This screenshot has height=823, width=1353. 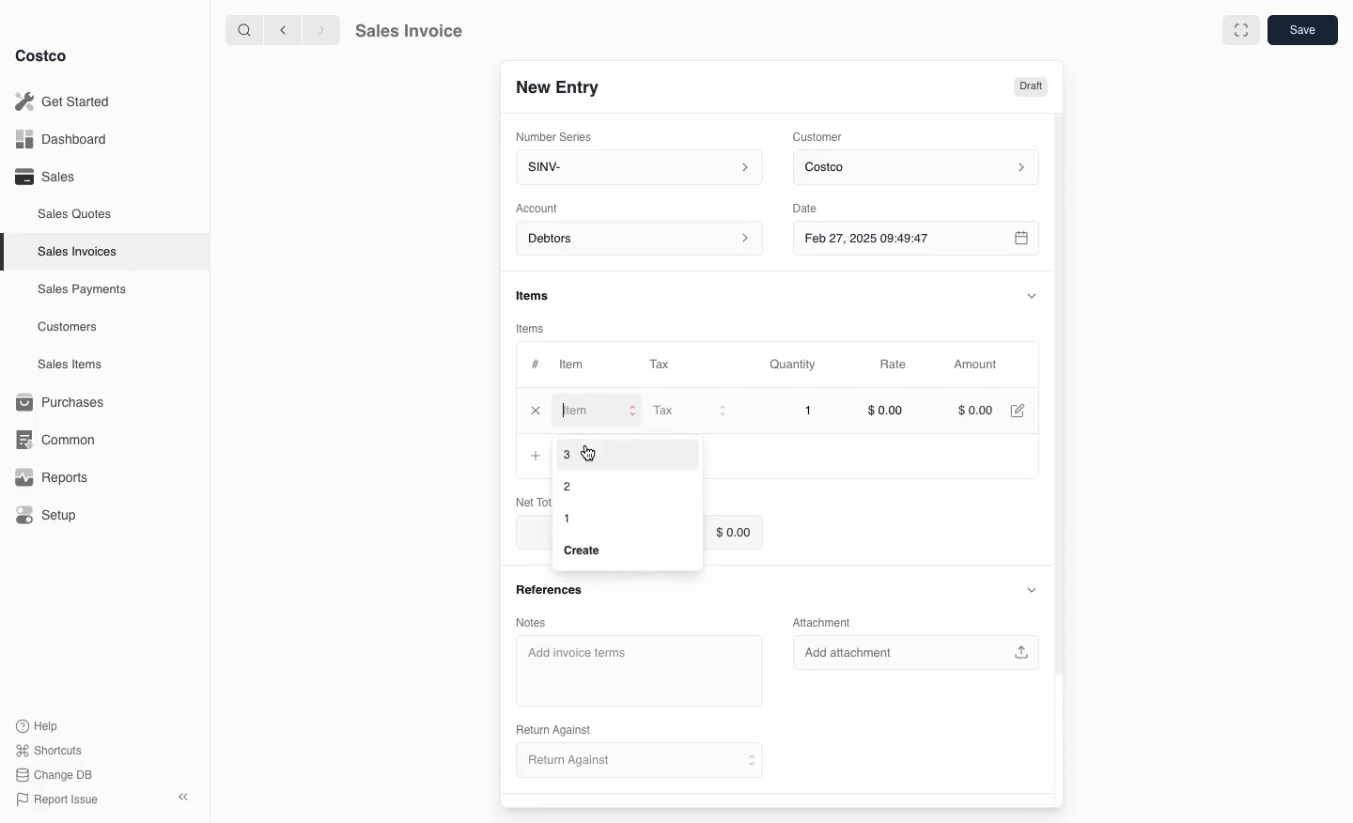 What do you see at coordinates (552, 731) in the screenshot?
I see `‘Return Against` at bounding box center [552, 731].